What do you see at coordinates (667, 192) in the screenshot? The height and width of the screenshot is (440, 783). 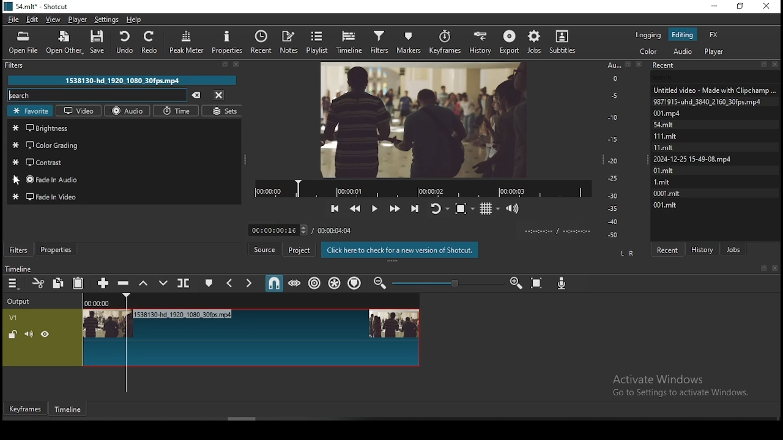 I see `0001.mit` at bounding box center [667, 192].